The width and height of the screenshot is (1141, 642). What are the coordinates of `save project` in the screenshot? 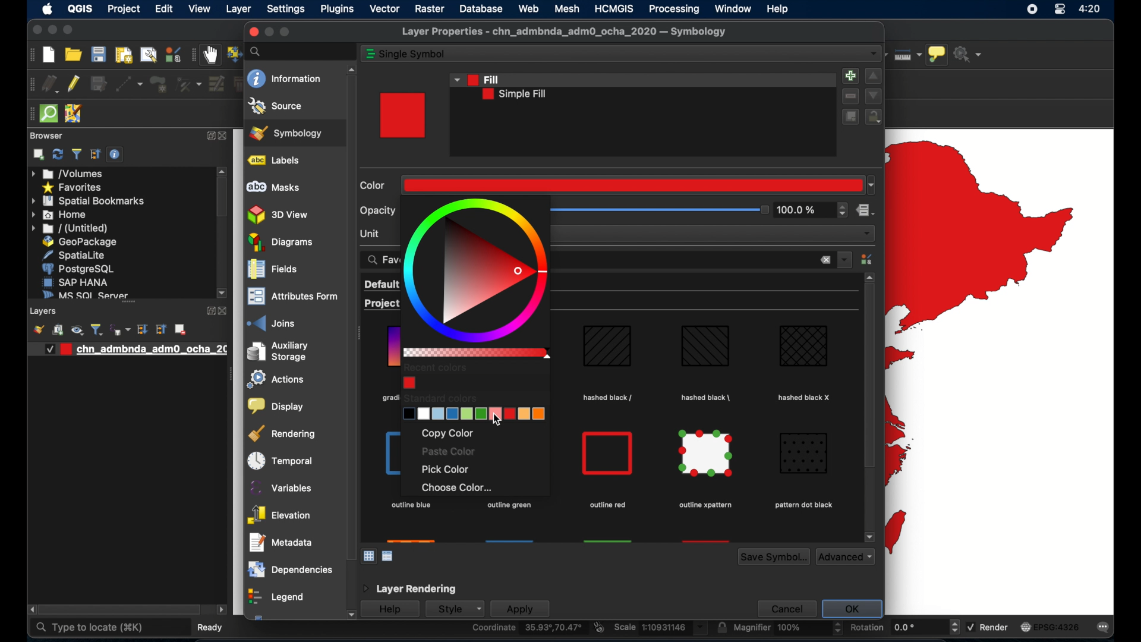 It's located at (97, 54).